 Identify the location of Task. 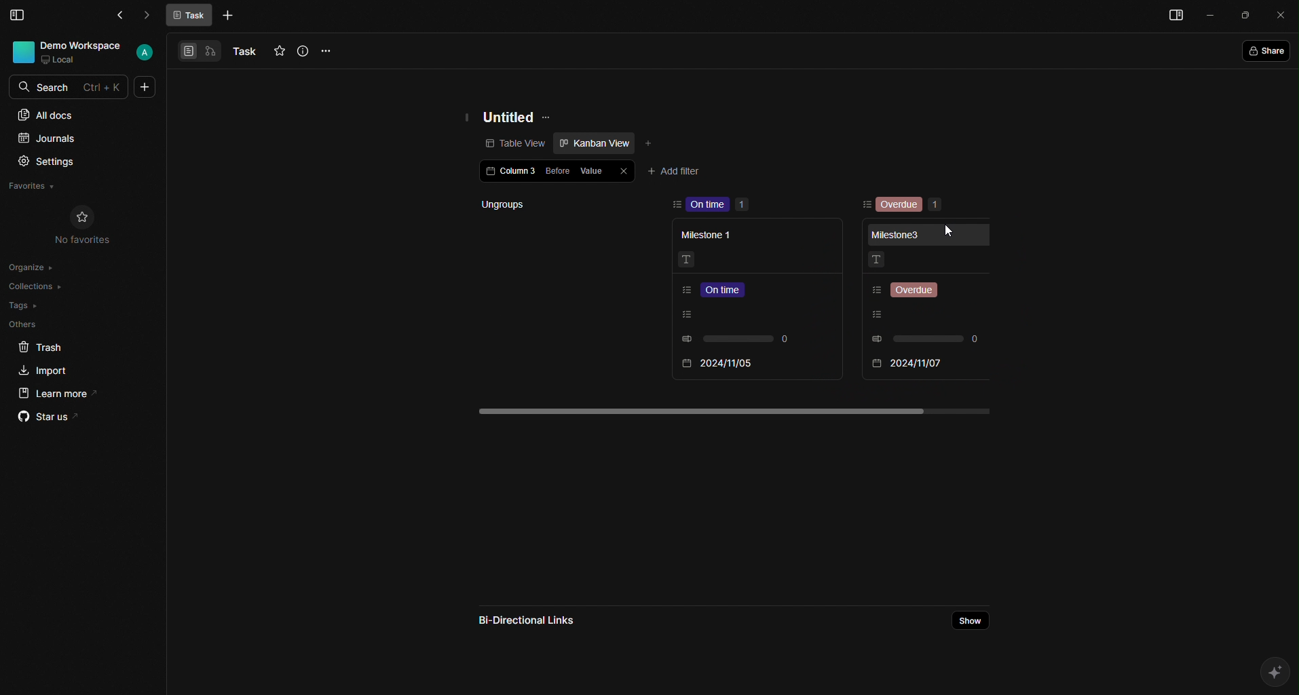
(244, 52).